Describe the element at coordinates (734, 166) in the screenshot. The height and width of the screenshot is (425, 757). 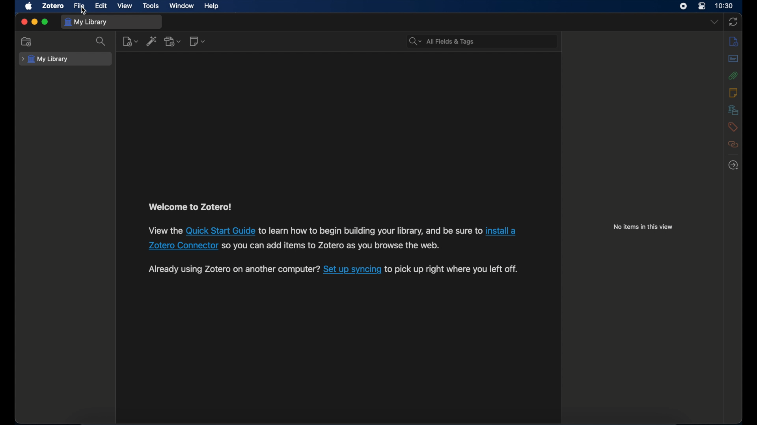
I see `locate` at that location.